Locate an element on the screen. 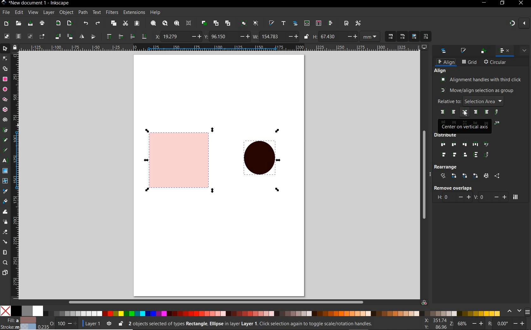 Image resolution: width=531 pixels, height=330 pixels. help is located at coordinates (156, 13).